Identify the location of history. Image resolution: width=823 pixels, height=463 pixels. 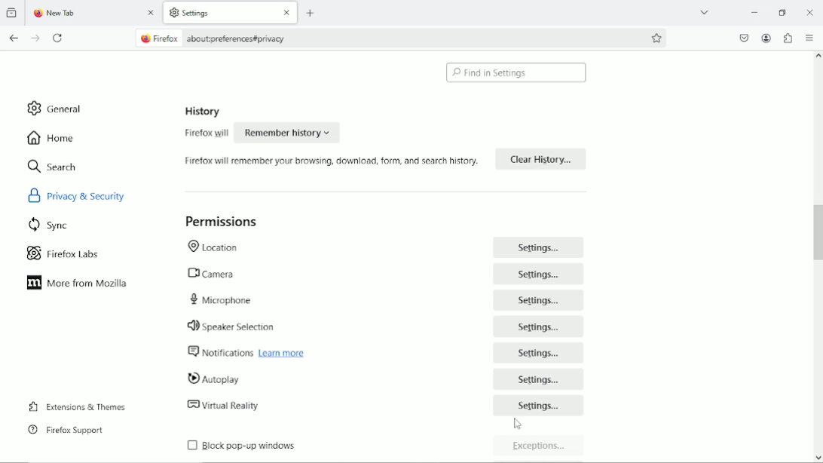
(202, 112).